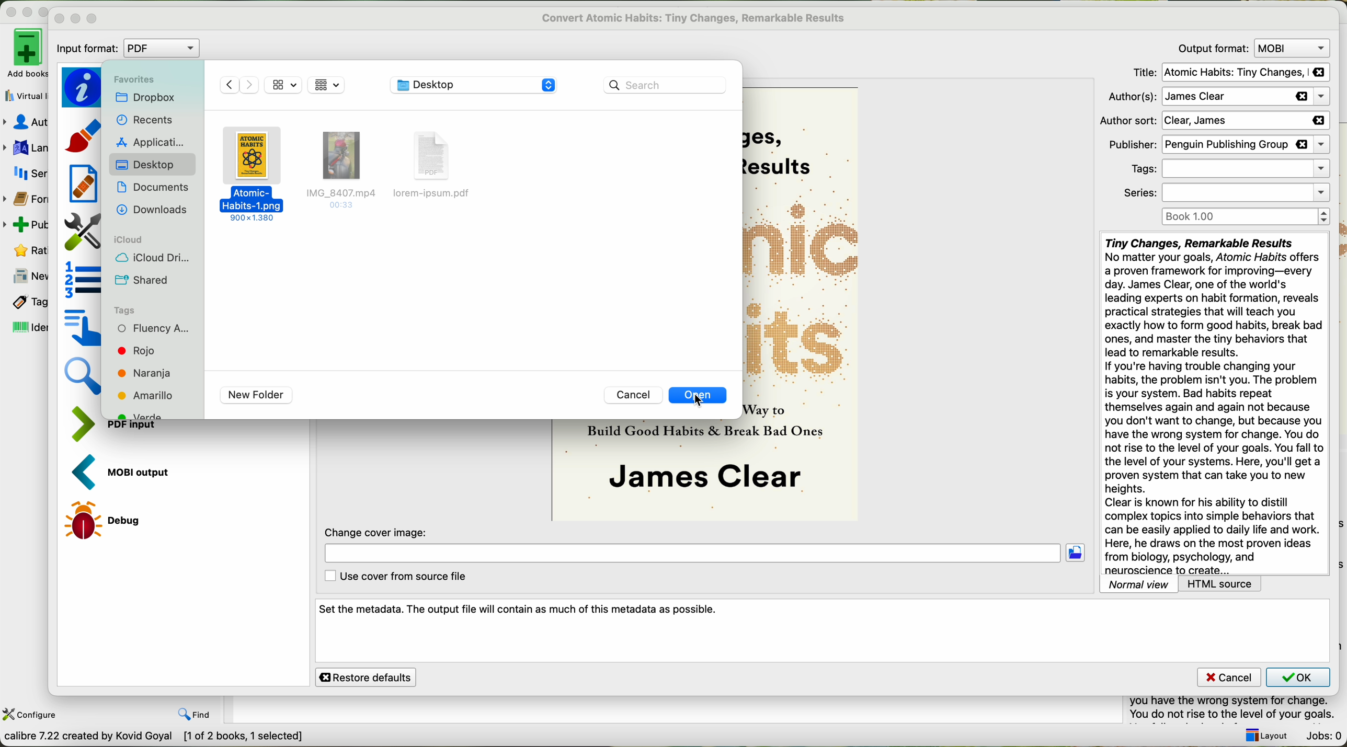  What do you see at coordinates (152, 259) in the screenshot?
I see `icloud drive` at bounding box center [152, 259].